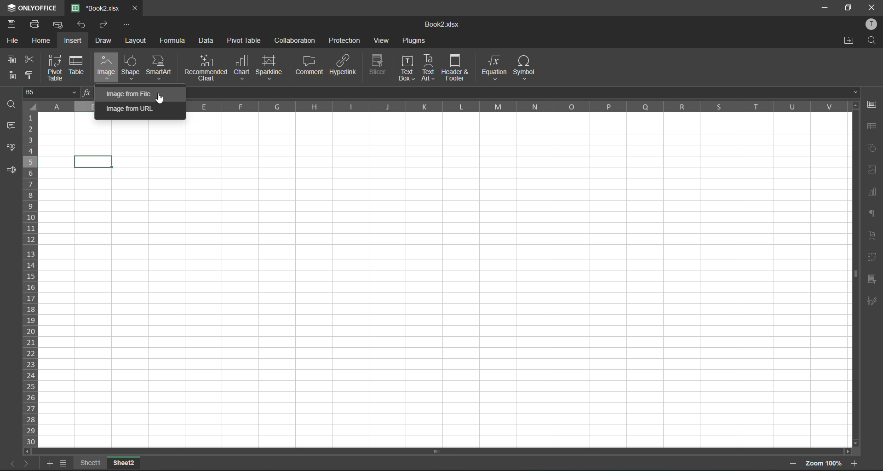  I want to click on print, so click(38, 24).